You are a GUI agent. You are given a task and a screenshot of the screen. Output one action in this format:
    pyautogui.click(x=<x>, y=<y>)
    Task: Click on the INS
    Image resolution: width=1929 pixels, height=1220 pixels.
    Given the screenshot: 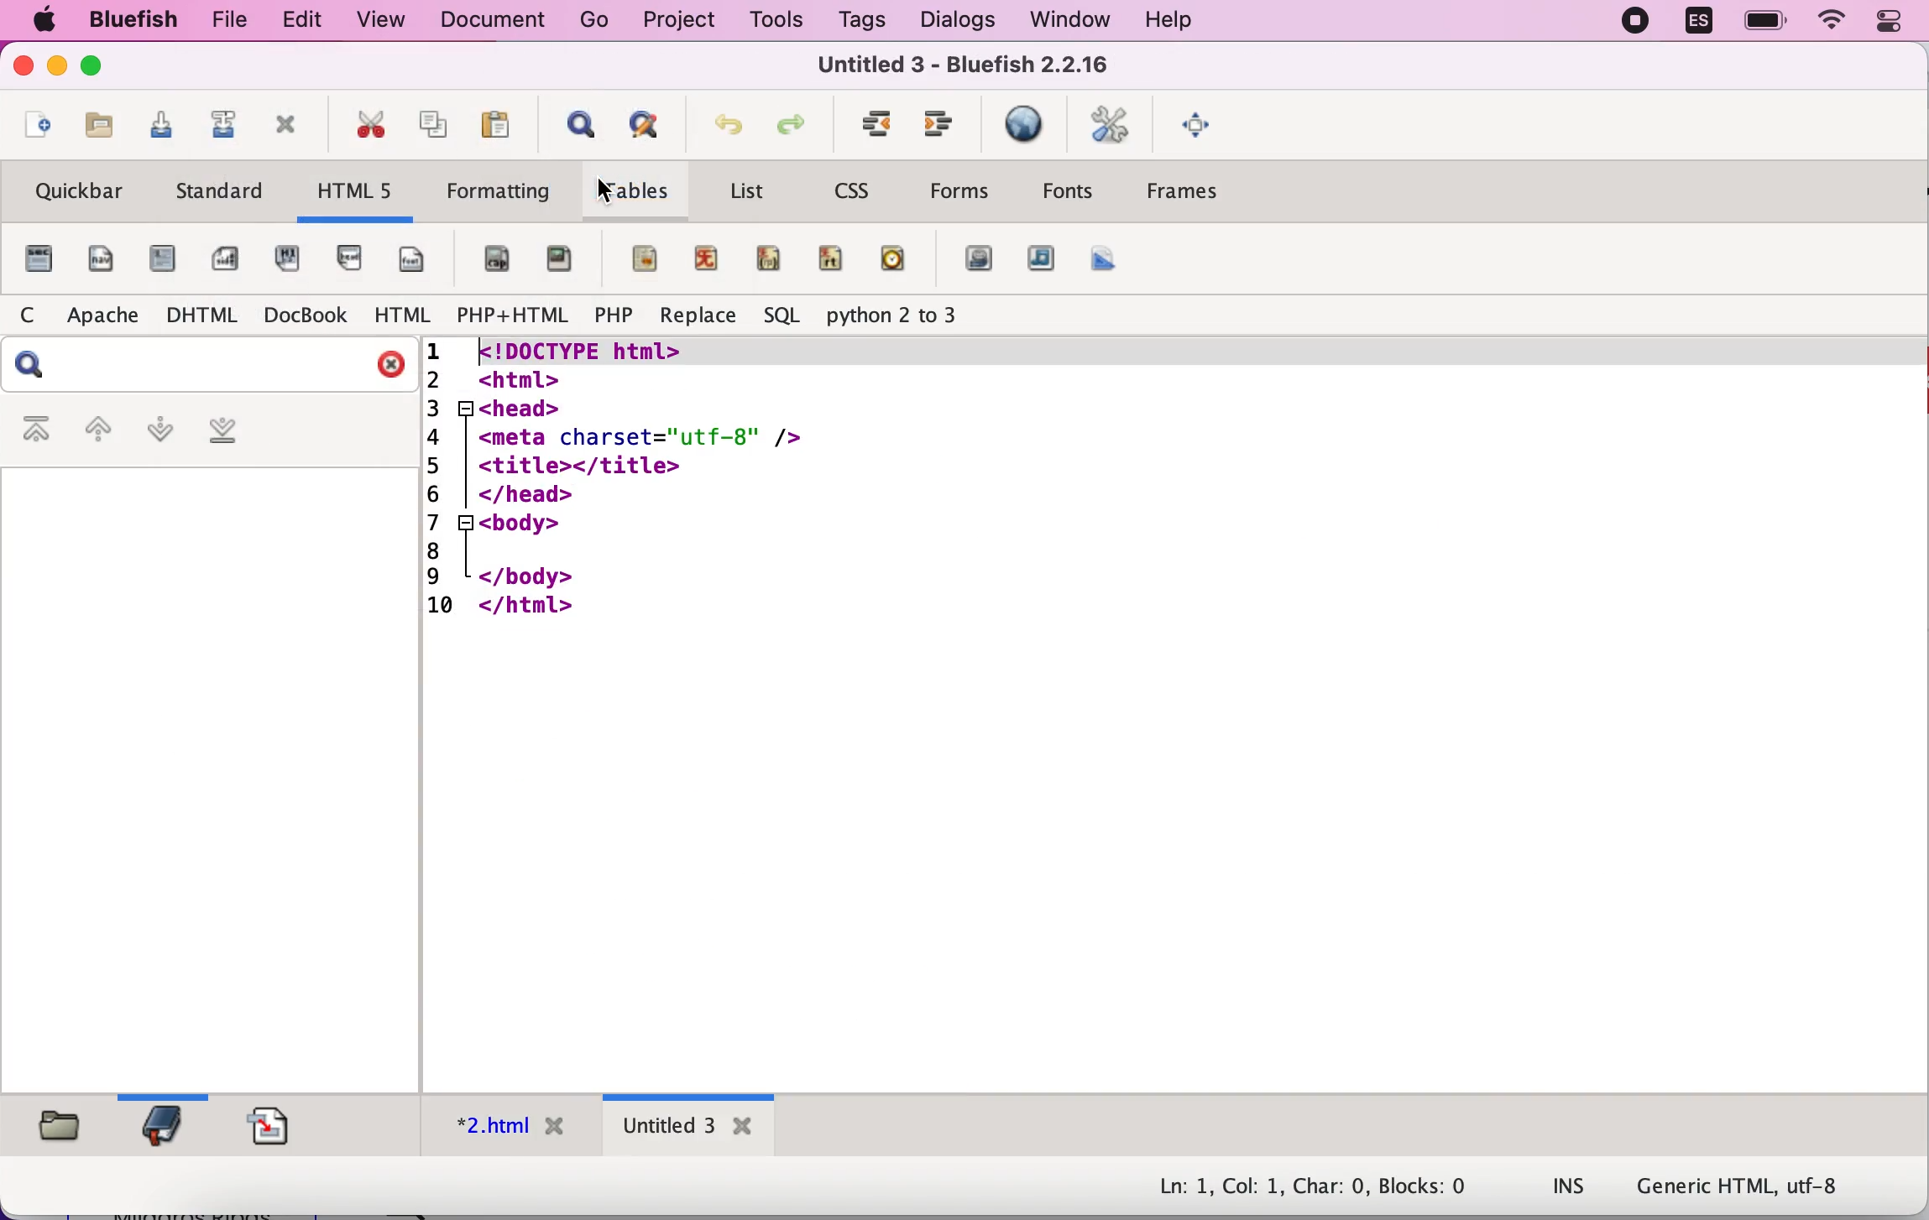 What is the action you would take?
    pyautogui.click(x=1567, y=1184)
    